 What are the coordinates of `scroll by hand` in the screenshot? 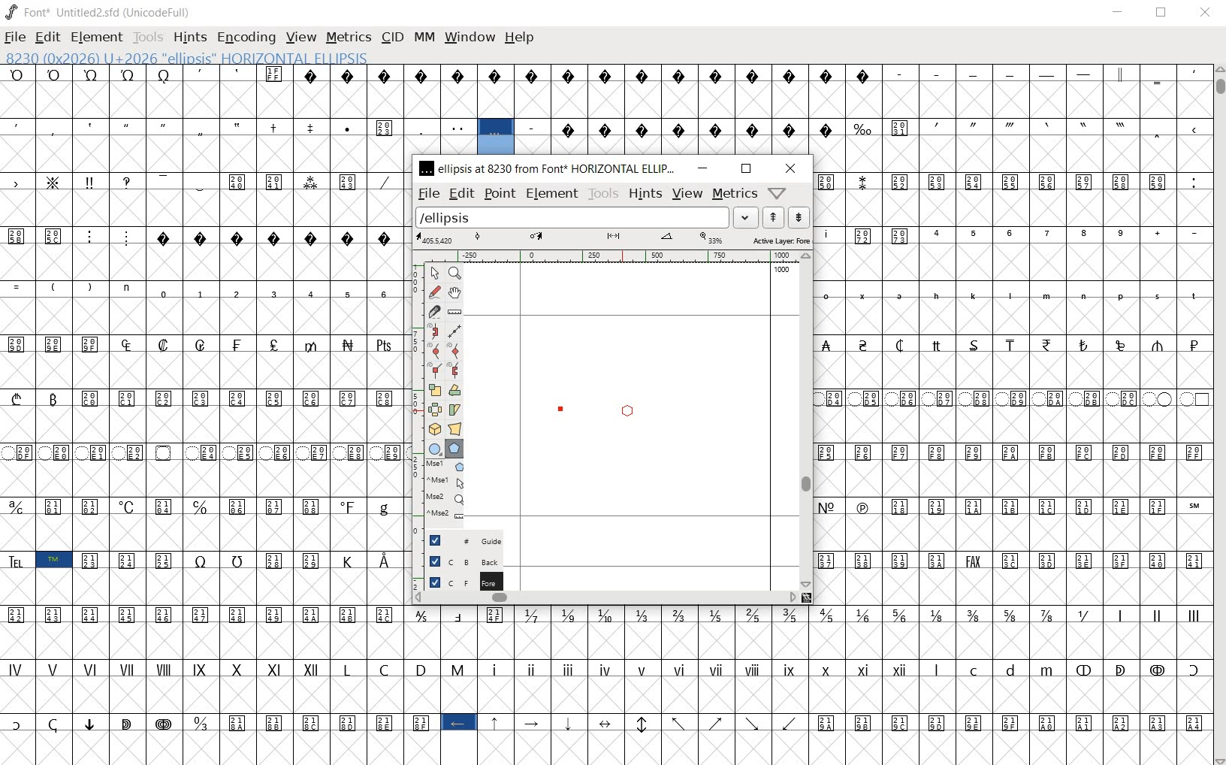 It's located at (456, 294).